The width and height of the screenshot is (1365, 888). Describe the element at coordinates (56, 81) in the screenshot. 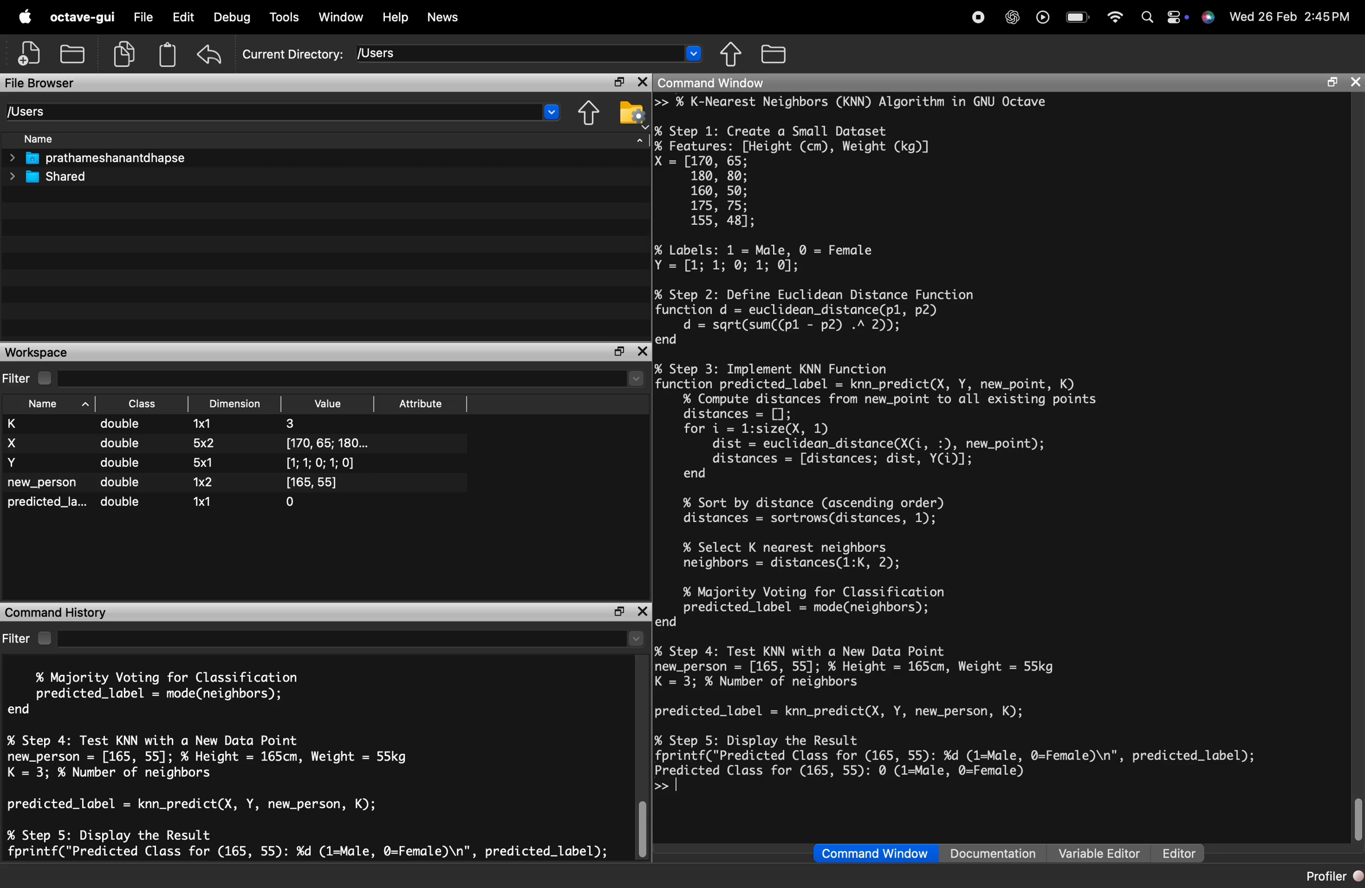

I see `File Browser` at that location.